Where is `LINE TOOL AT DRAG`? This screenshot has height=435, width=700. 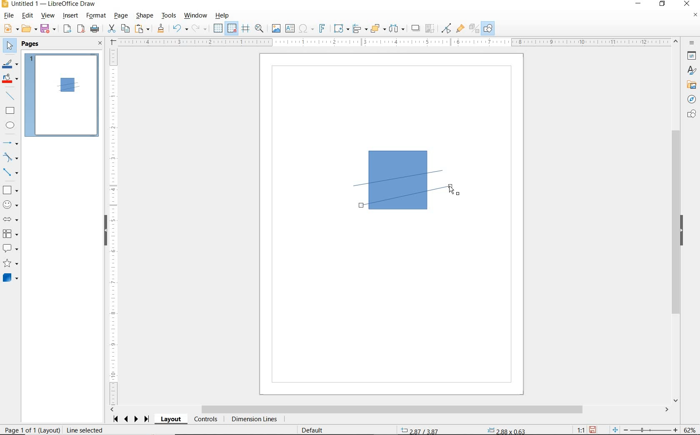 LINE TOOL AT DRAG is located at coordinates (444, 170).